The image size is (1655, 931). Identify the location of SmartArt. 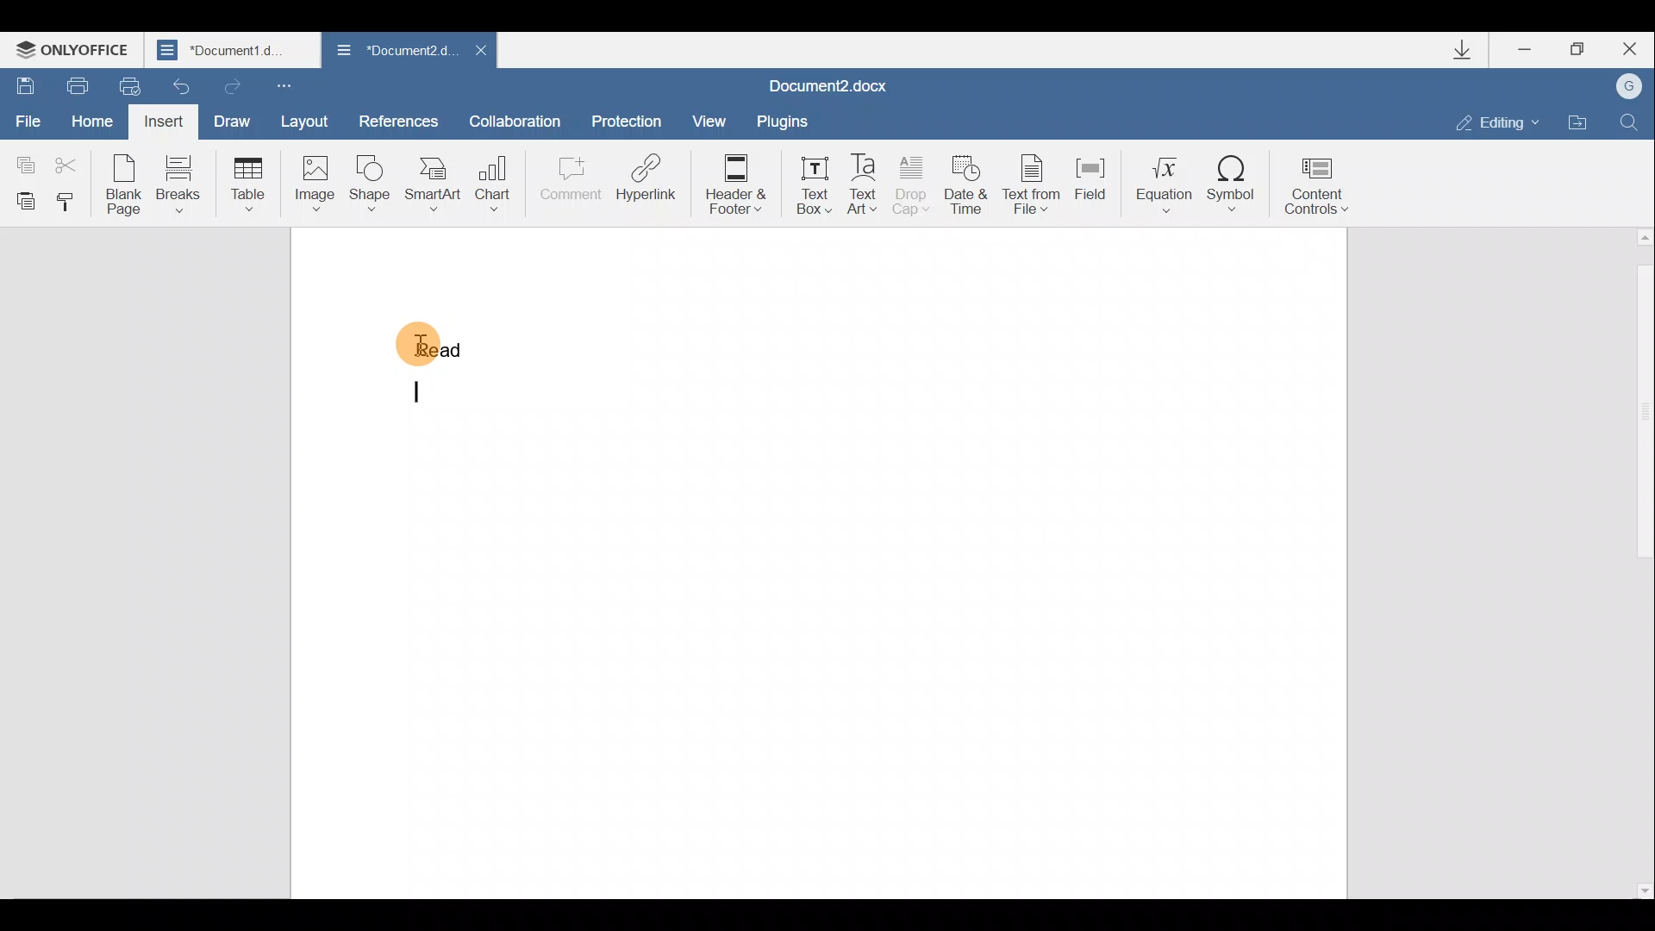
(433, 184).